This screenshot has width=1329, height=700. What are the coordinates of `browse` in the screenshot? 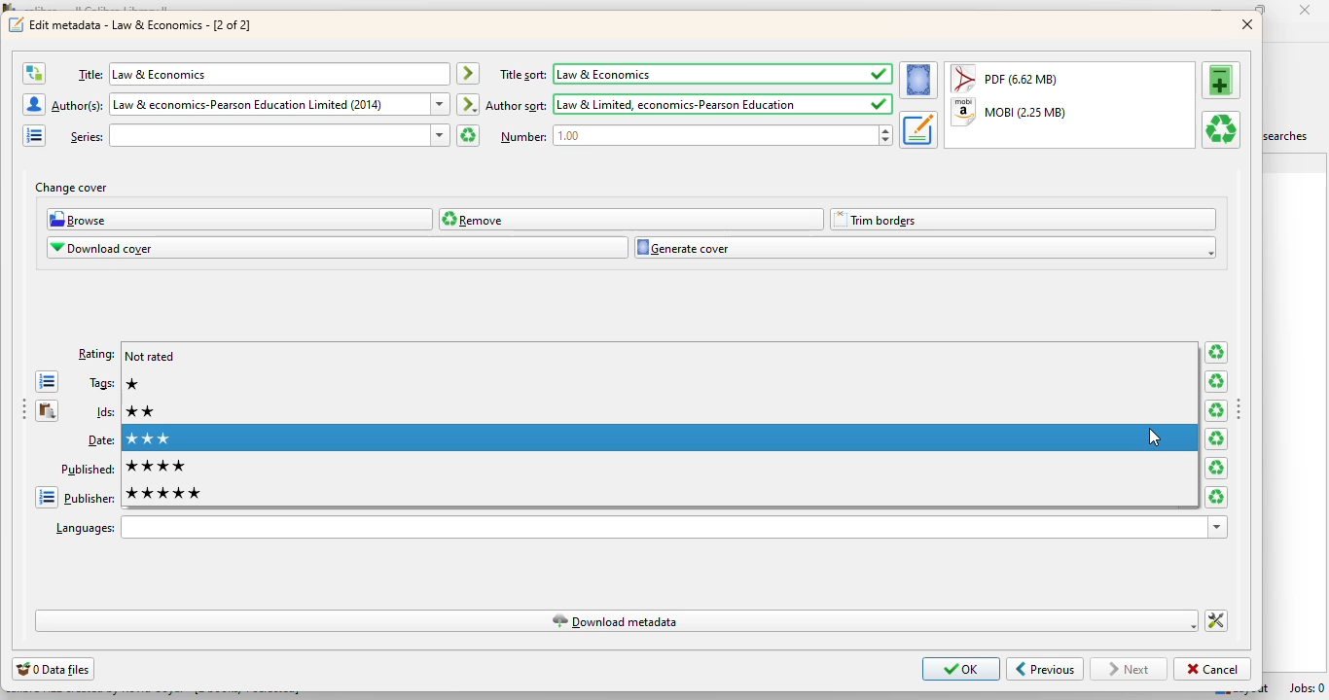 It's located at (240, 220).